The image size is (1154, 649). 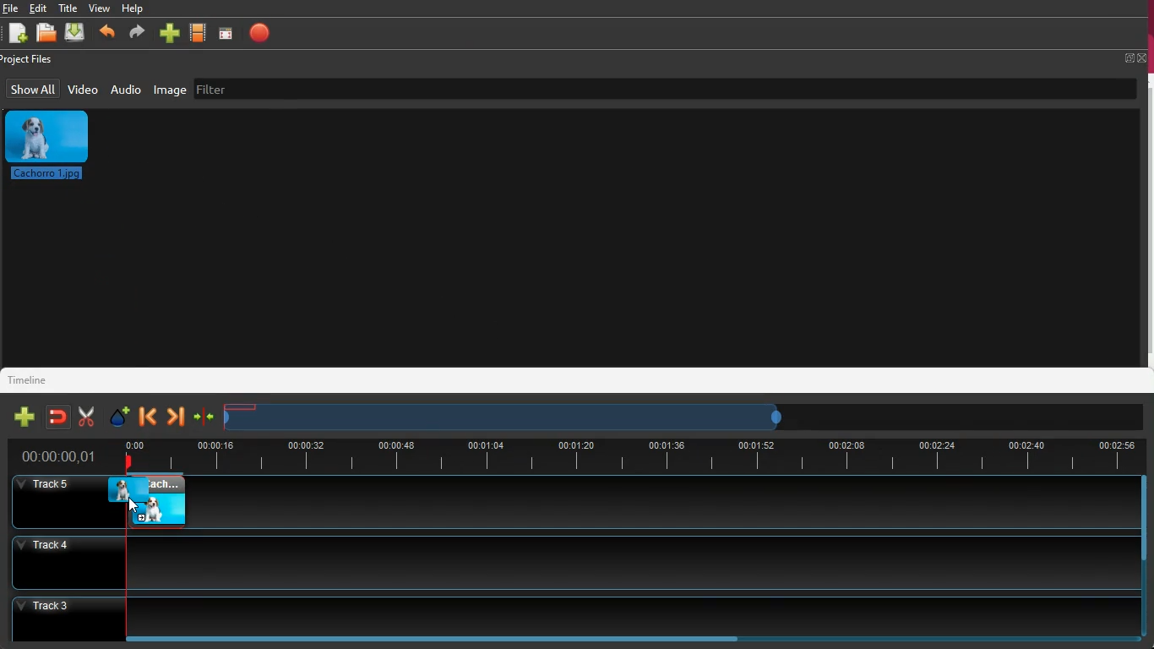 What do you see at coordinates (660, 503) in the screenshot?
I see `track5` at bounding box center [660, 503].